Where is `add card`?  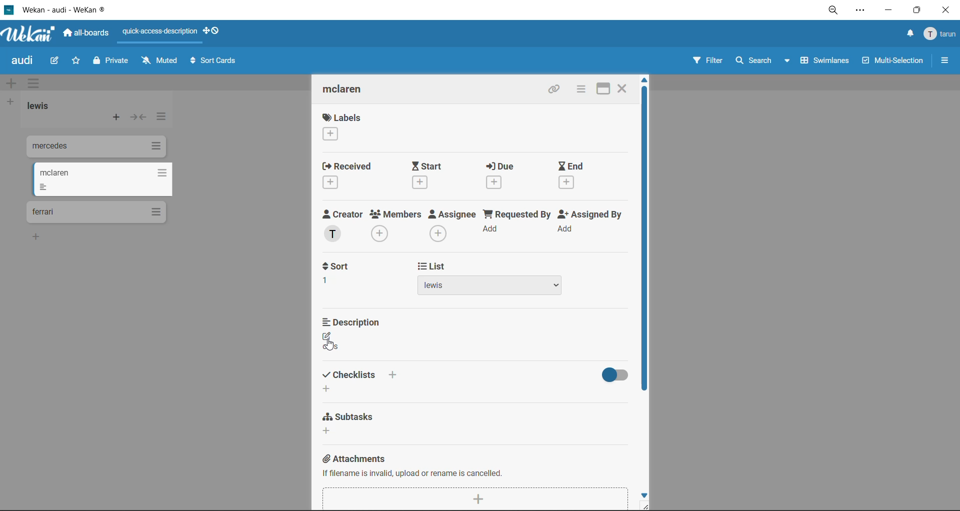
add card is located at coordinates (117, 118).